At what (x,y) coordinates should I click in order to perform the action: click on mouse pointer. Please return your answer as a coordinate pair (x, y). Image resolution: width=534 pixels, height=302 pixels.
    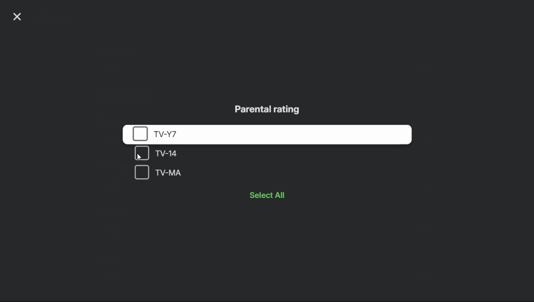
    Looking at the image, I should click on (140, 157).